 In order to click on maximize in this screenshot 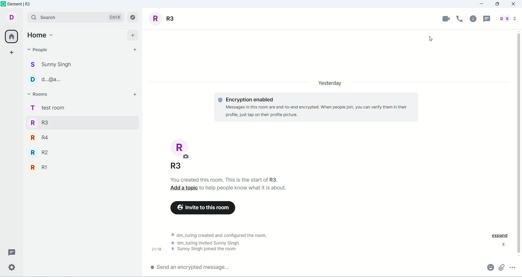, I will do `click(497, 5)`.